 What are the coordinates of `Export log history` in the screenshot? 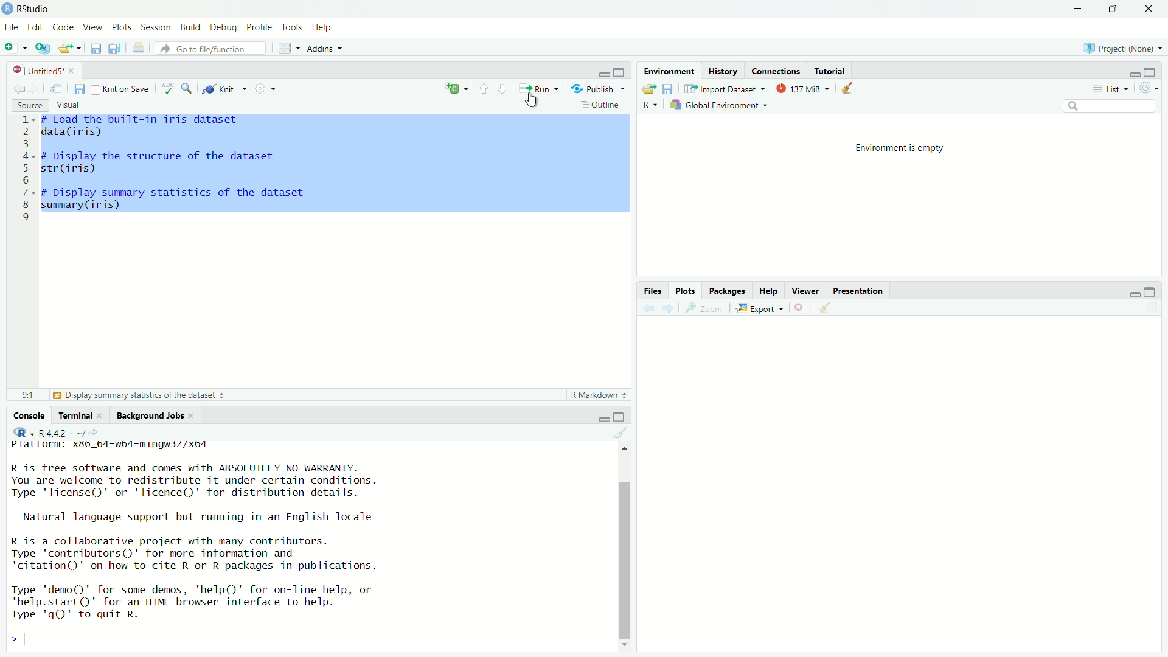 It's located at (650, 88).